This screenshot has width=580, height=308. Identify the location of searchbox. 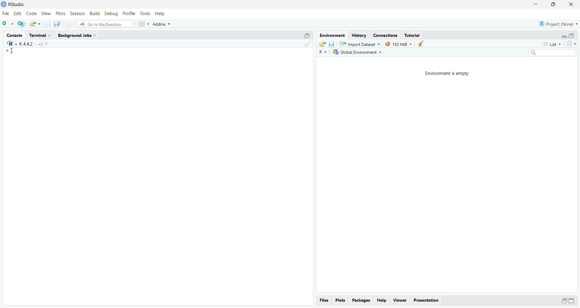
(552, 52).